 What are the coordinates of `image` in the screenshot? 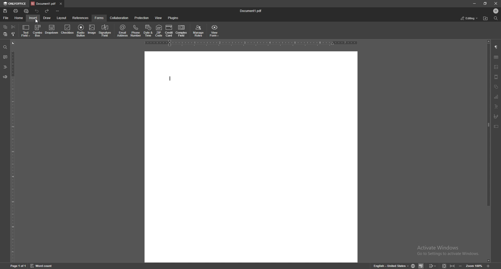 It's located at (93, 30).